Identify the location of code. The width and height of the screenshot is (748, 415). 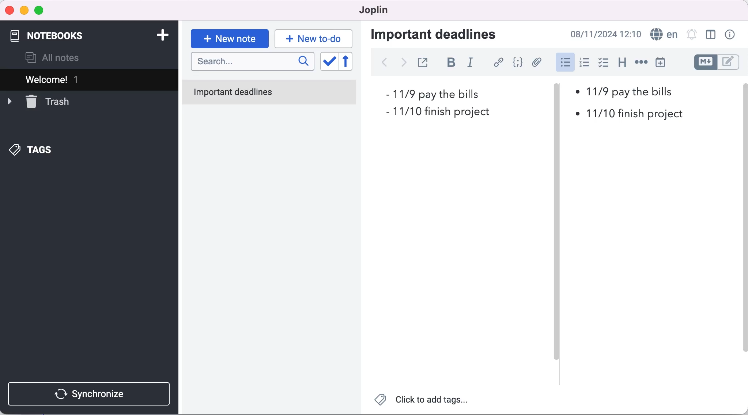
(518, 63).